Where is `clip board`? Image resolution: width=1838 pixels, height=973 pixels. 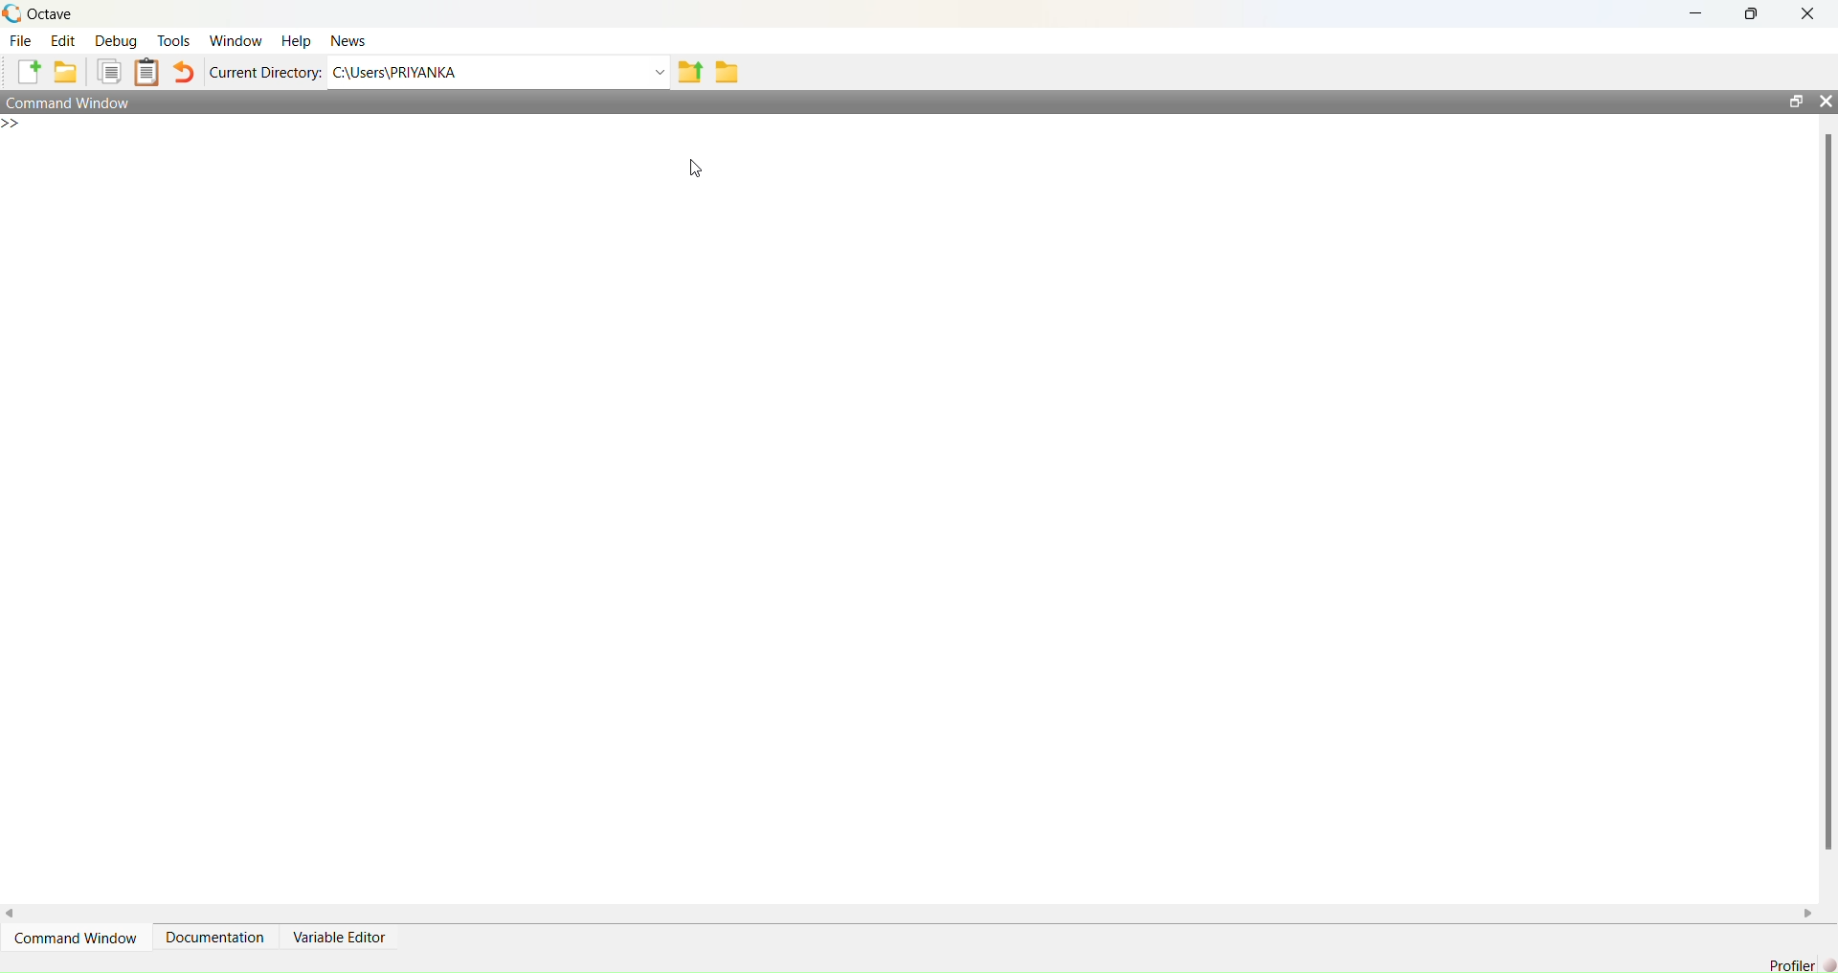 clip board is located at coordinates (147, 72).